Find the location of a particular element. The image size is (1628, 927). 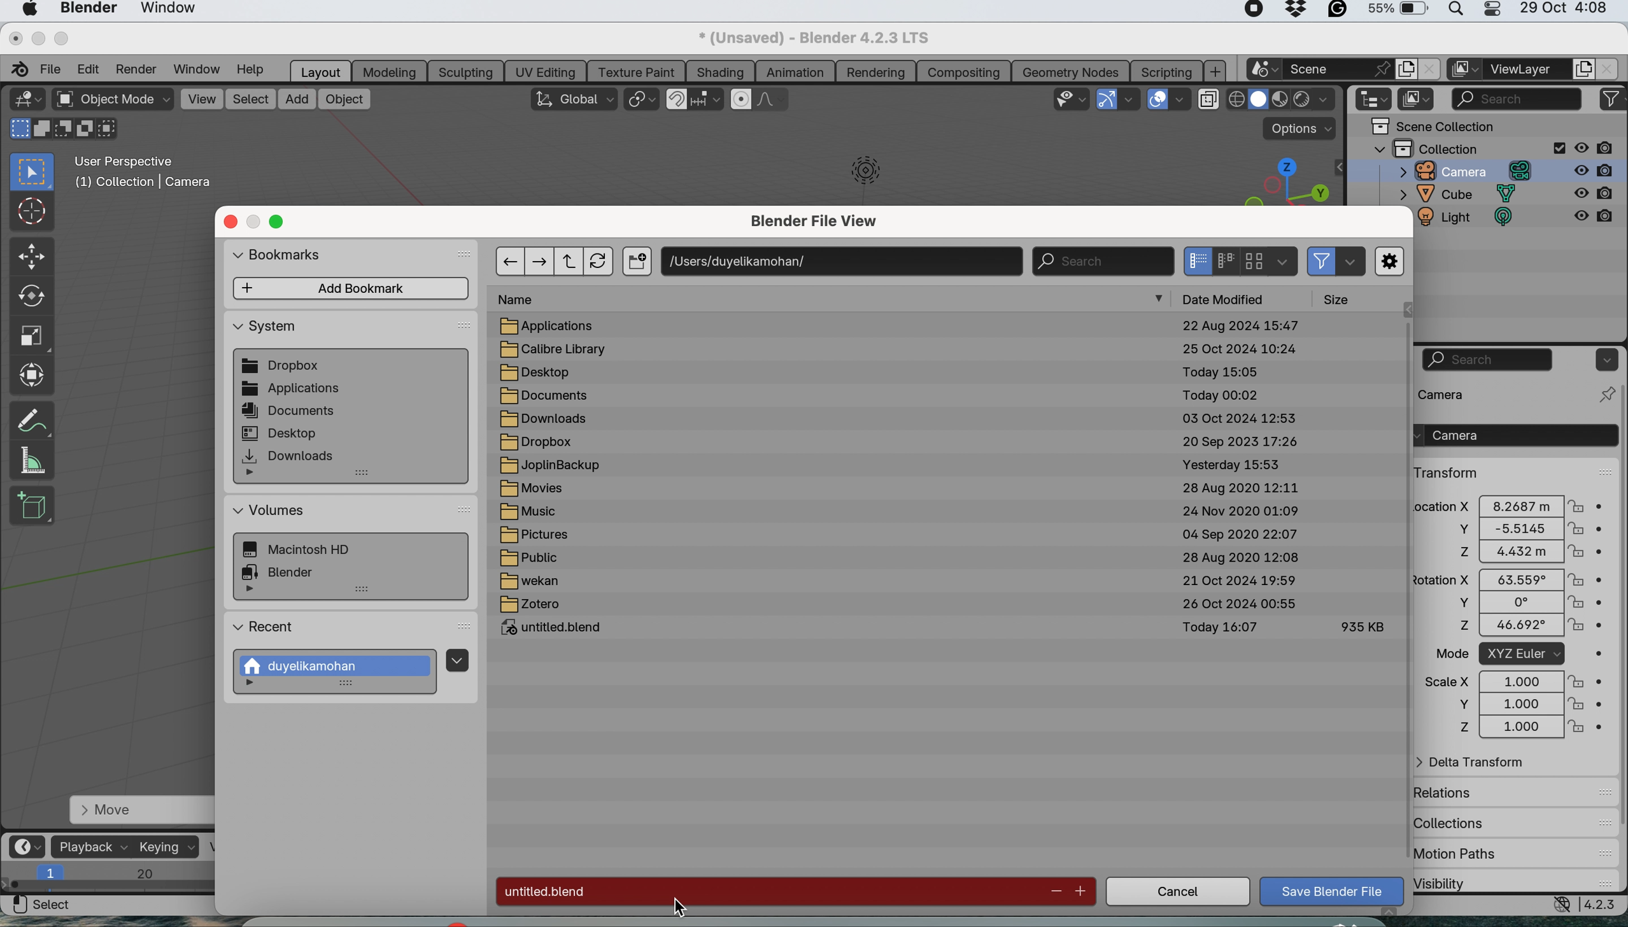

add bookmark is located at coordinates (353, 288).